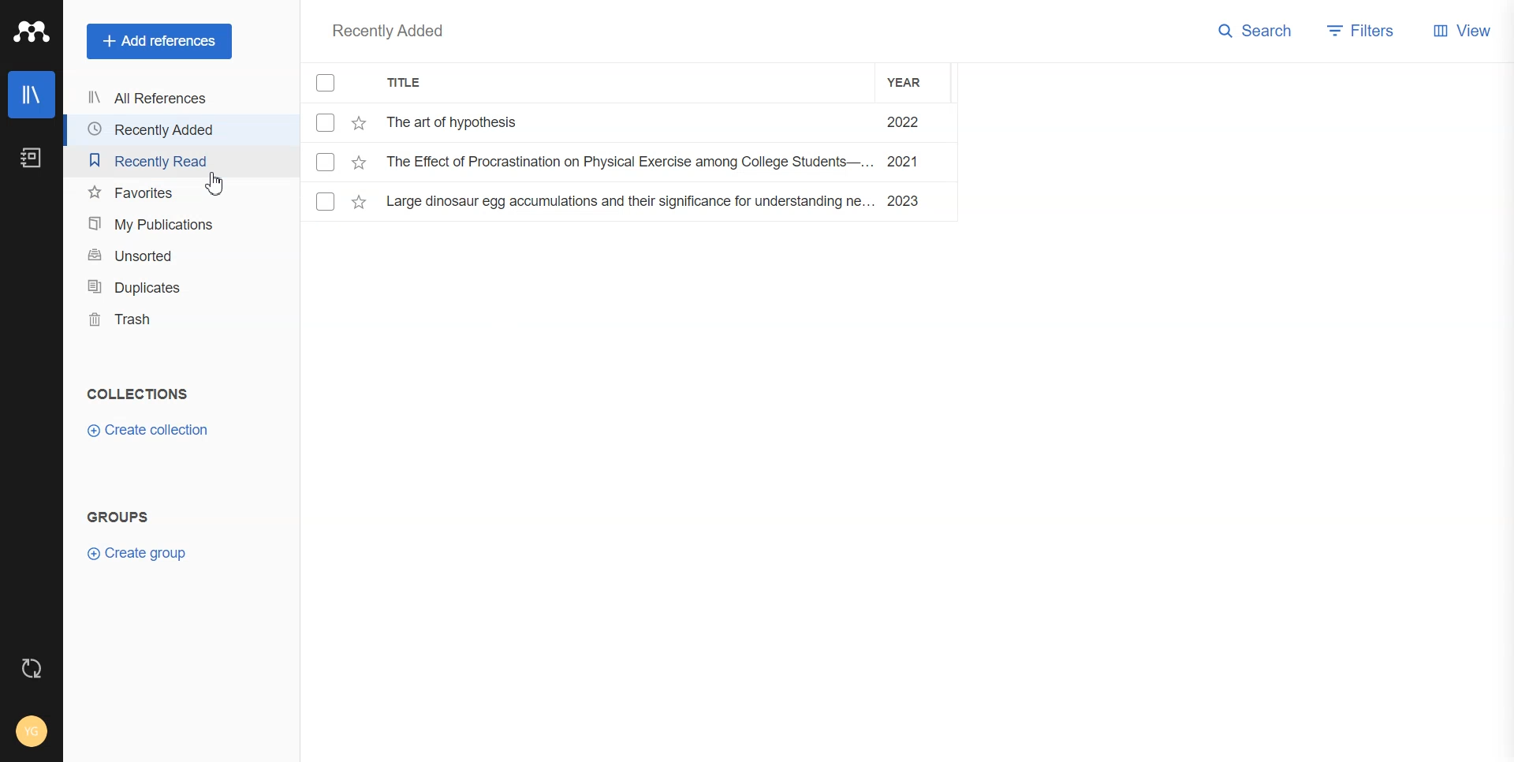 The width and height of the screenshot is (1514, 762). I want to click on Logo, so click(31, 32).